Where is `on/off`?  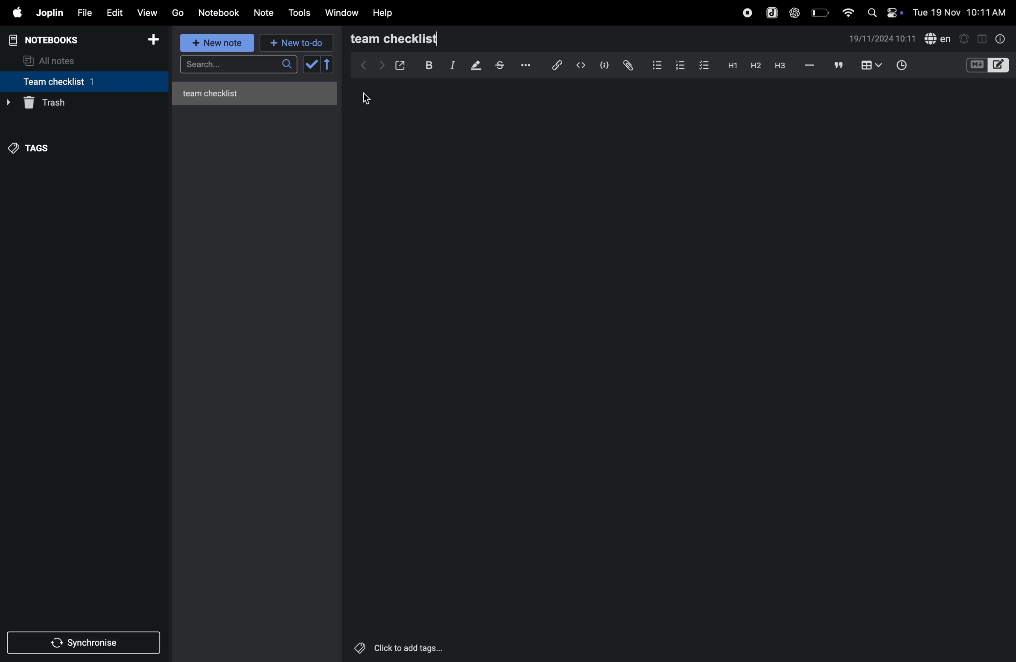
on/off is located at coordinates (896, 12).